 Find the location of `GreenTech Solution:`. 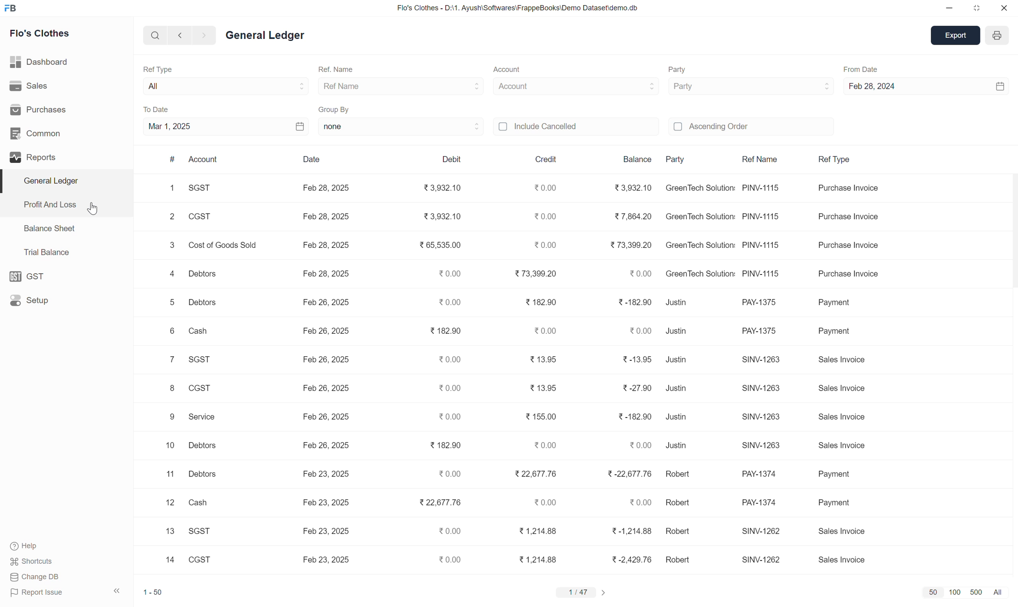

GreenTech Solution: is located at coordinates (700, 218).